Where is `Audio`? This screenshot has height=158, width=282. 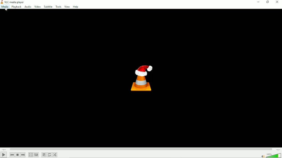 Audio is located at coordinates (28, 7).